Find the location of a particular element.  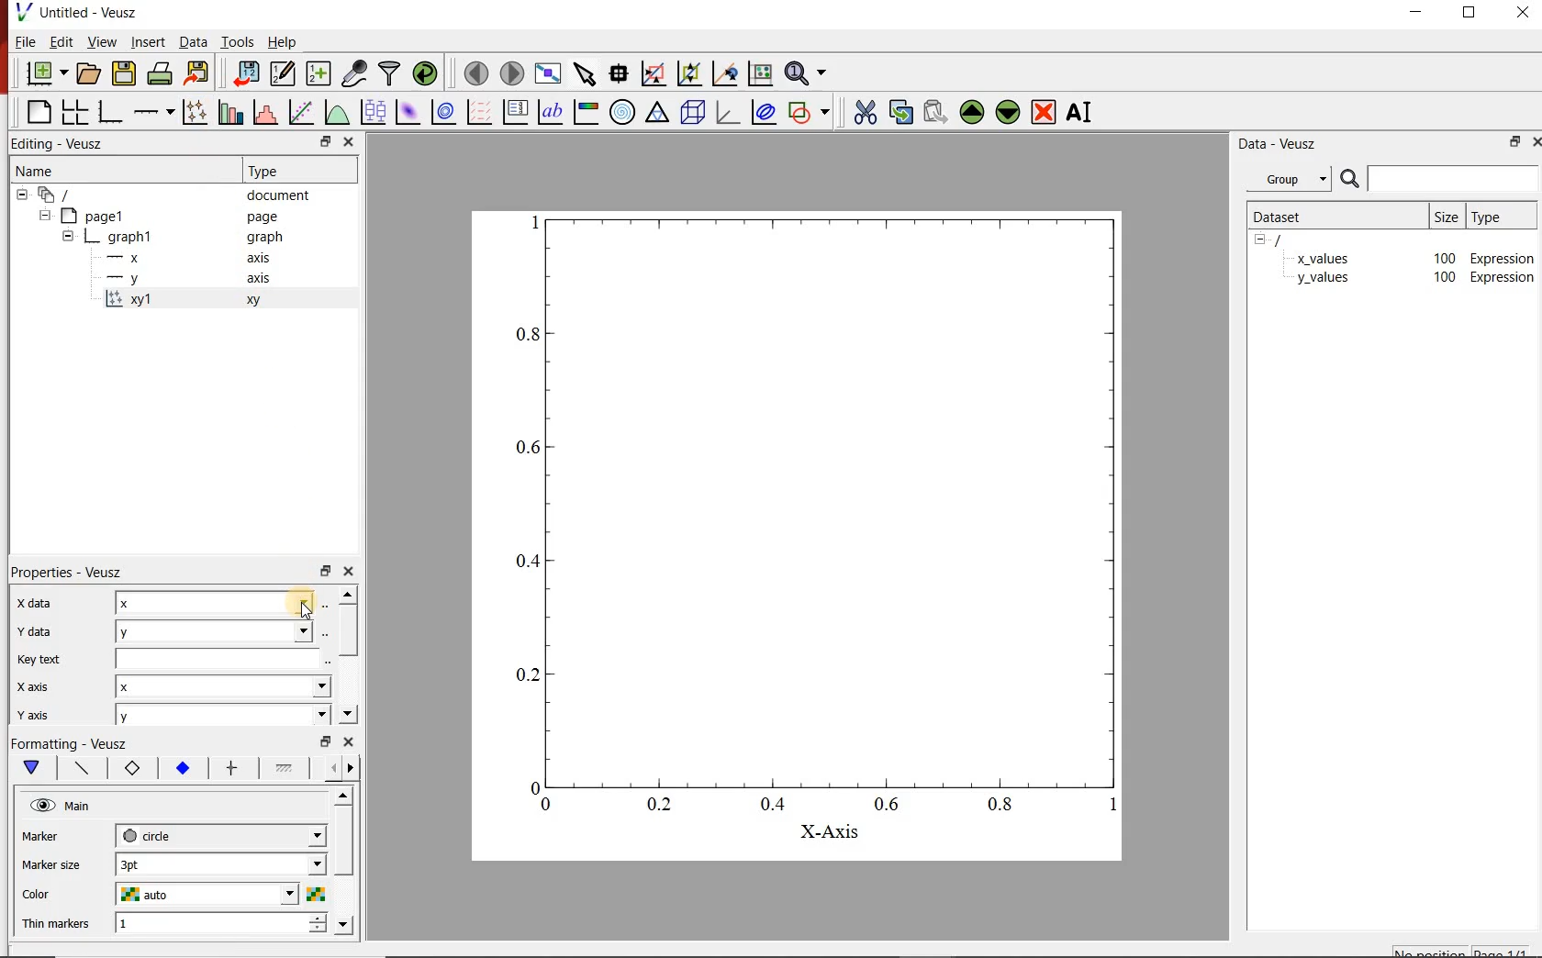

all apegs is located at coordinates (64, 195).